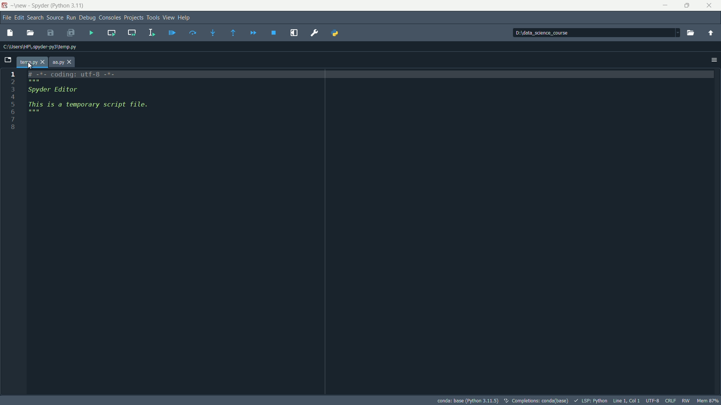 The height and width of the screenshot is (405, 721). What do you see at coordinates (30, 121) in the screenshot?
I see `7` at bounding box center [30, 121].